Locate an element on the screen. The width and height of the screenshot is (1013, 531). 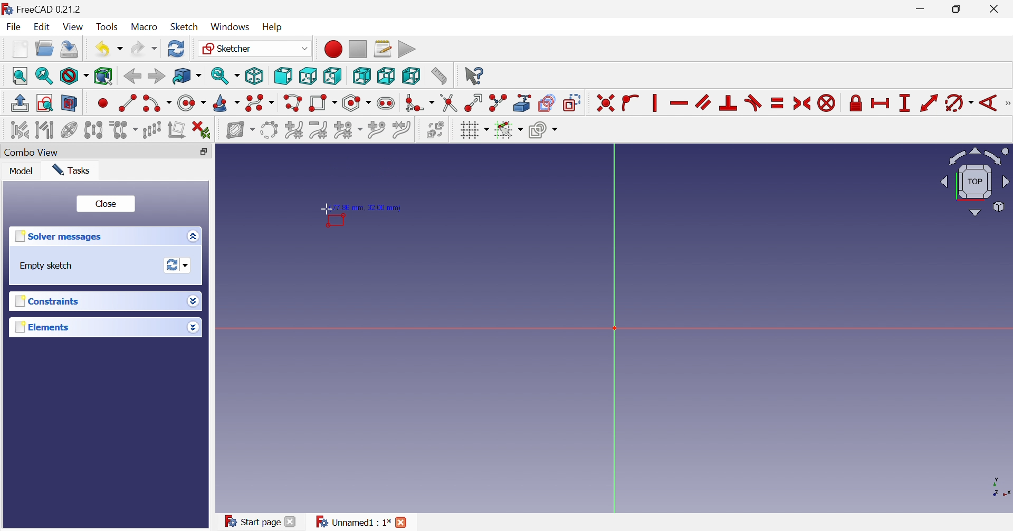
Constrain symmertical is located at coordinates (802, 103).